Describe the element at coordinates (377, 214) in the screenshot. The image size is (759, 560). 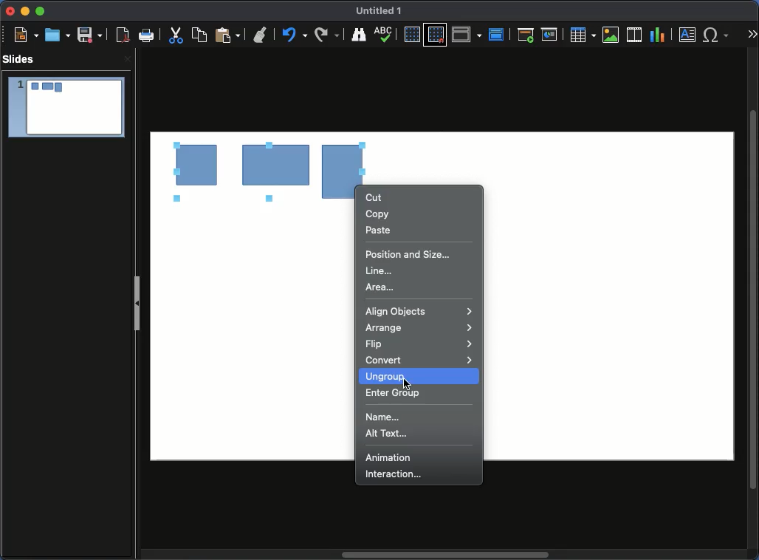
I see `Copy` at that location.